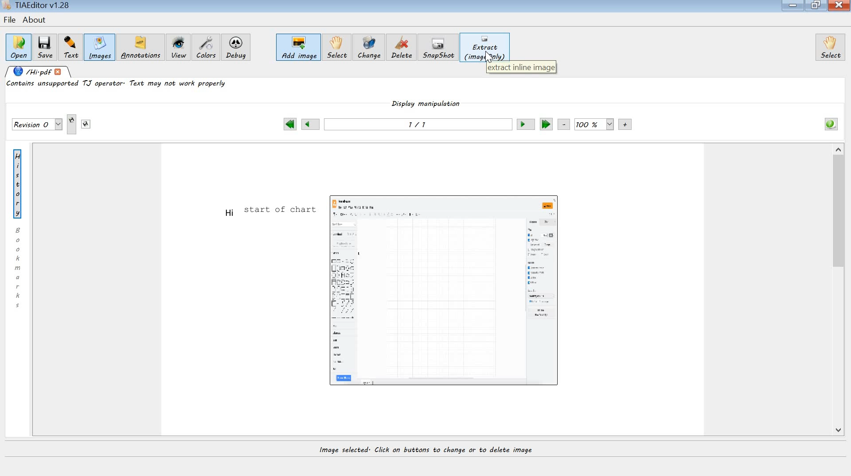 The width and height of the screenshot is (851, 476). Describe the element at coordinates (39, 72) in the screenshot. I see `opened pdf` at that location.